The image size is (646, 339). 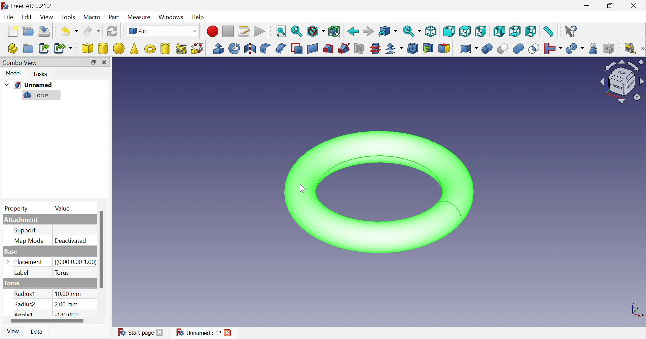 What do you see at coordinates (47, 17) in the screenshot?
I see `View` at bounding box center [47, 17].